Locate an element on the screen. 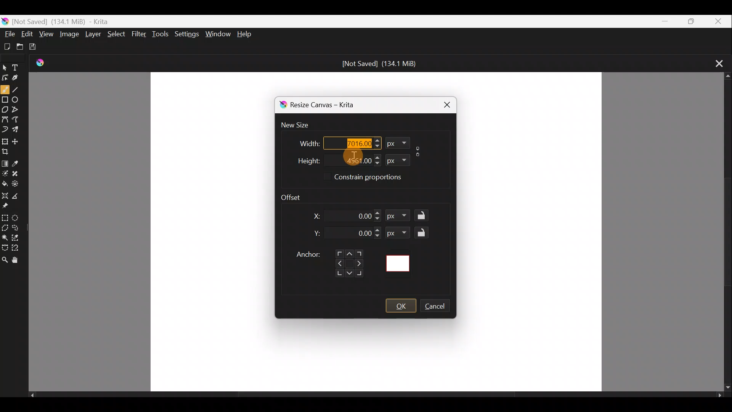 This screenshot has height=412, width=732. Transform a layer/selection is located at coordinates (5, 141).